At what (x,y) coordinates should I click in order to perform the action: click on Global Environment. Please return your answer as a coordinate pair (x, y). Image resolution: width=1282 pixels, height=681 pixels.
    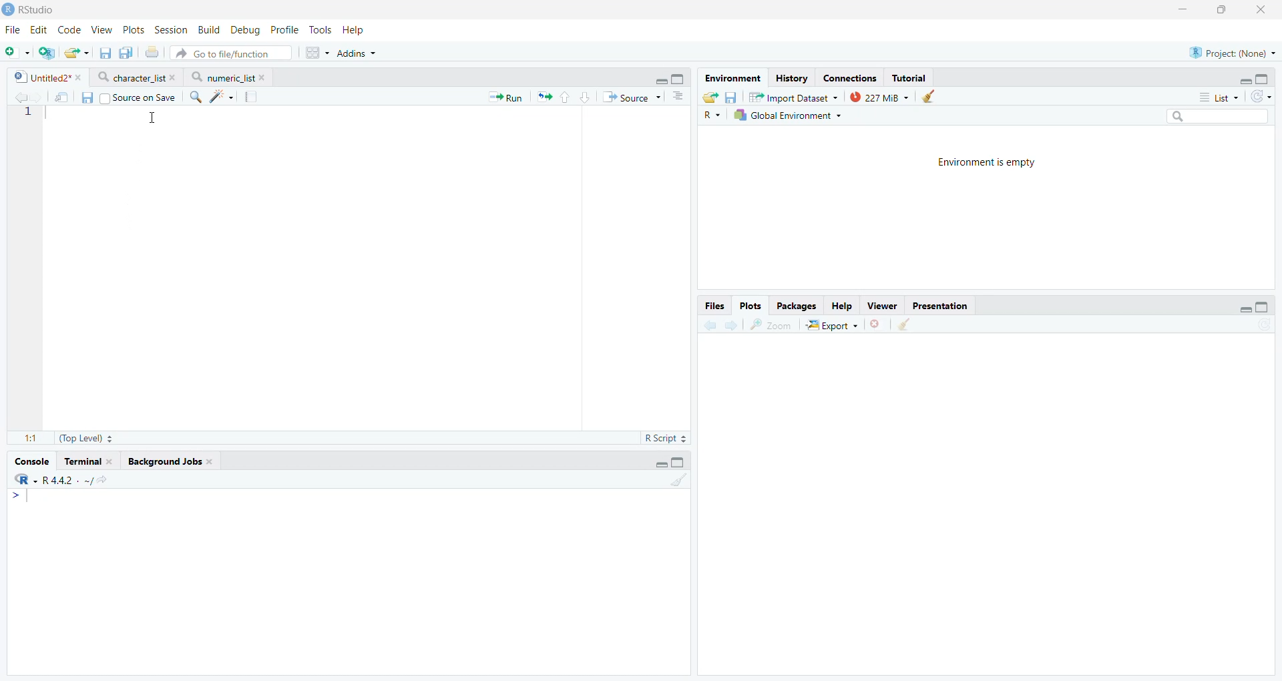
    Looking at the image, I should click on (788, 115).